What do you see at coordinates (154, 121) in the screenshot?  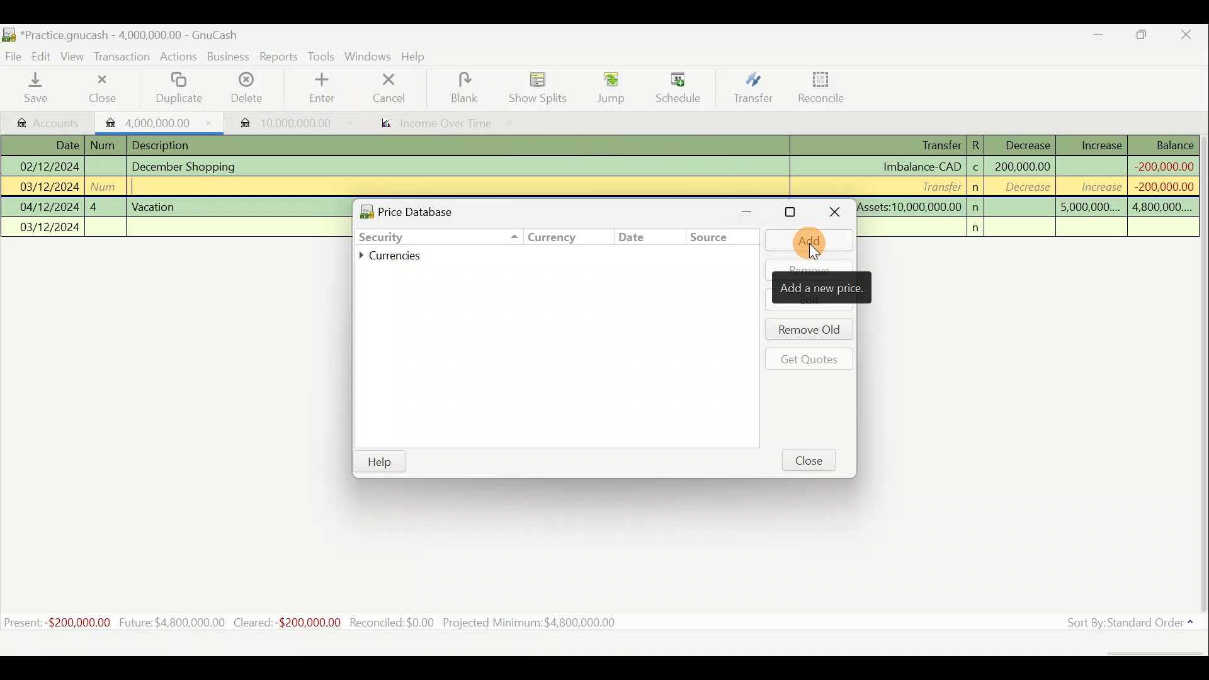 I see `Imported transaction` at bounding box center [154, 121].